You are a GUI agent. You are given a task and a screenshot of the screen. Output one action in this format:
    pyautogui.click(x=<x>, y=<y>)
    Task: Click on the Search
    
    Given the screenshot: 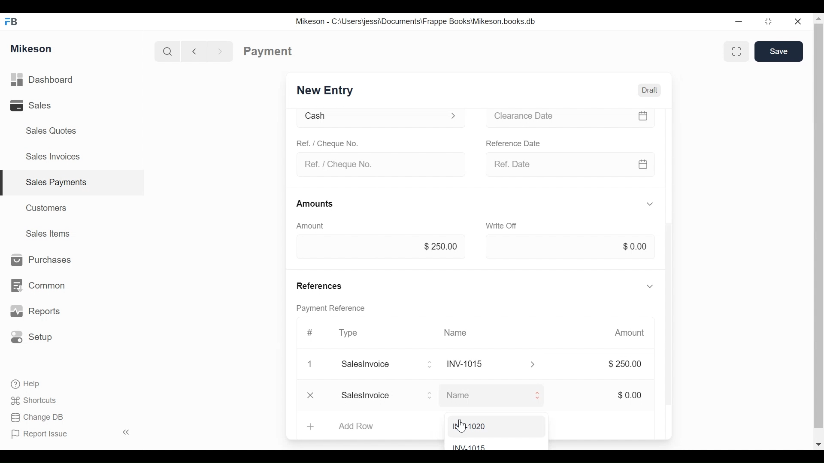 What is the action you would take?
    pyautogui.click(x=165, y=51)
    